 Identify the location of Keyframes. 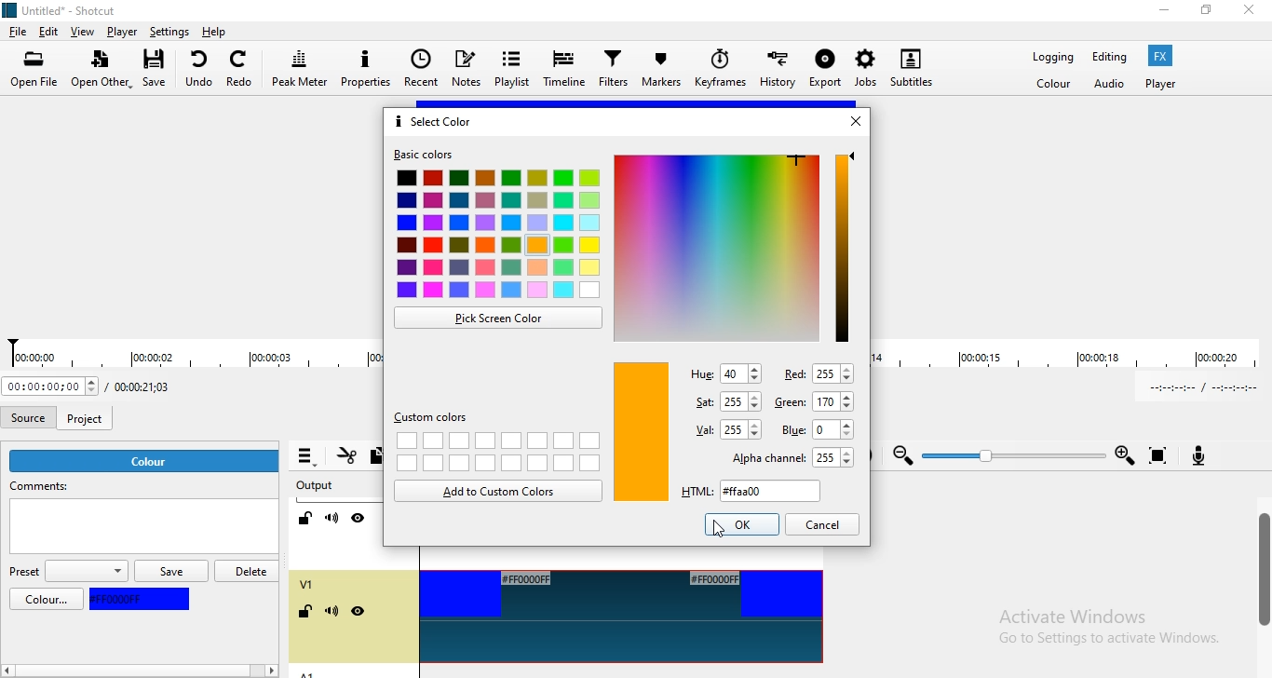
(721, 73).